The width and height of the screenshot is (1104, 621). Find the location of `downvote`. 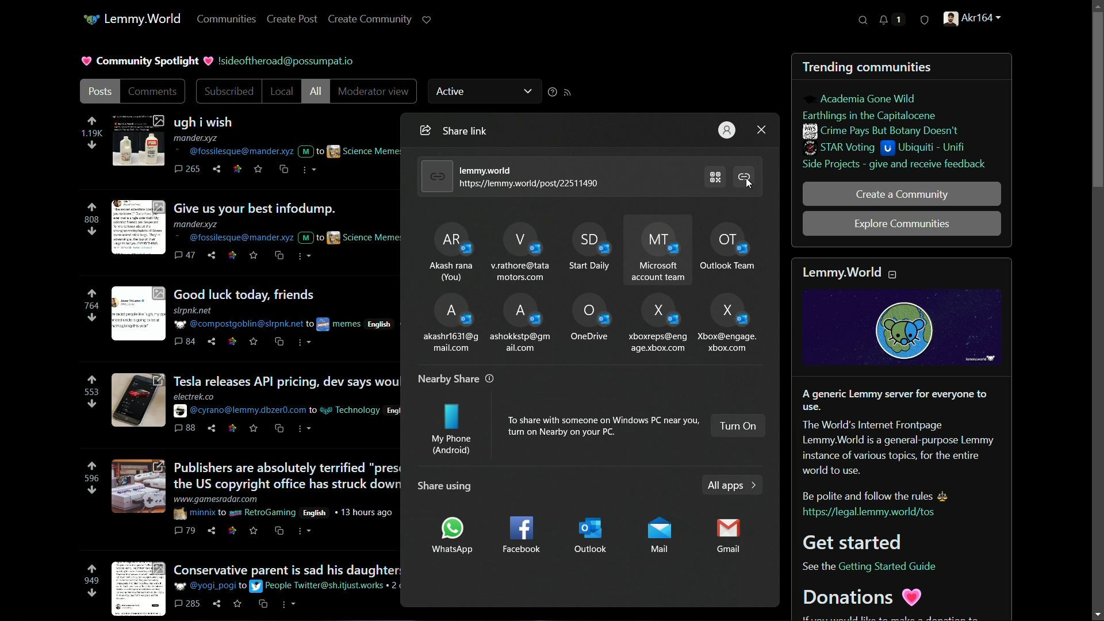

downvote is located at coordinates (91, 231).